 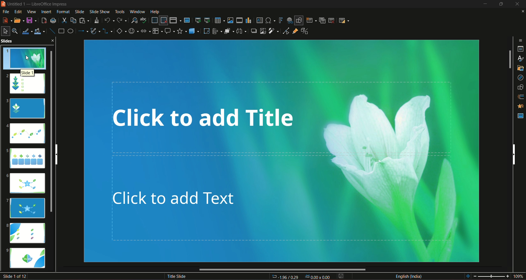 I want to click on navigator, so click(x=520, y=78).